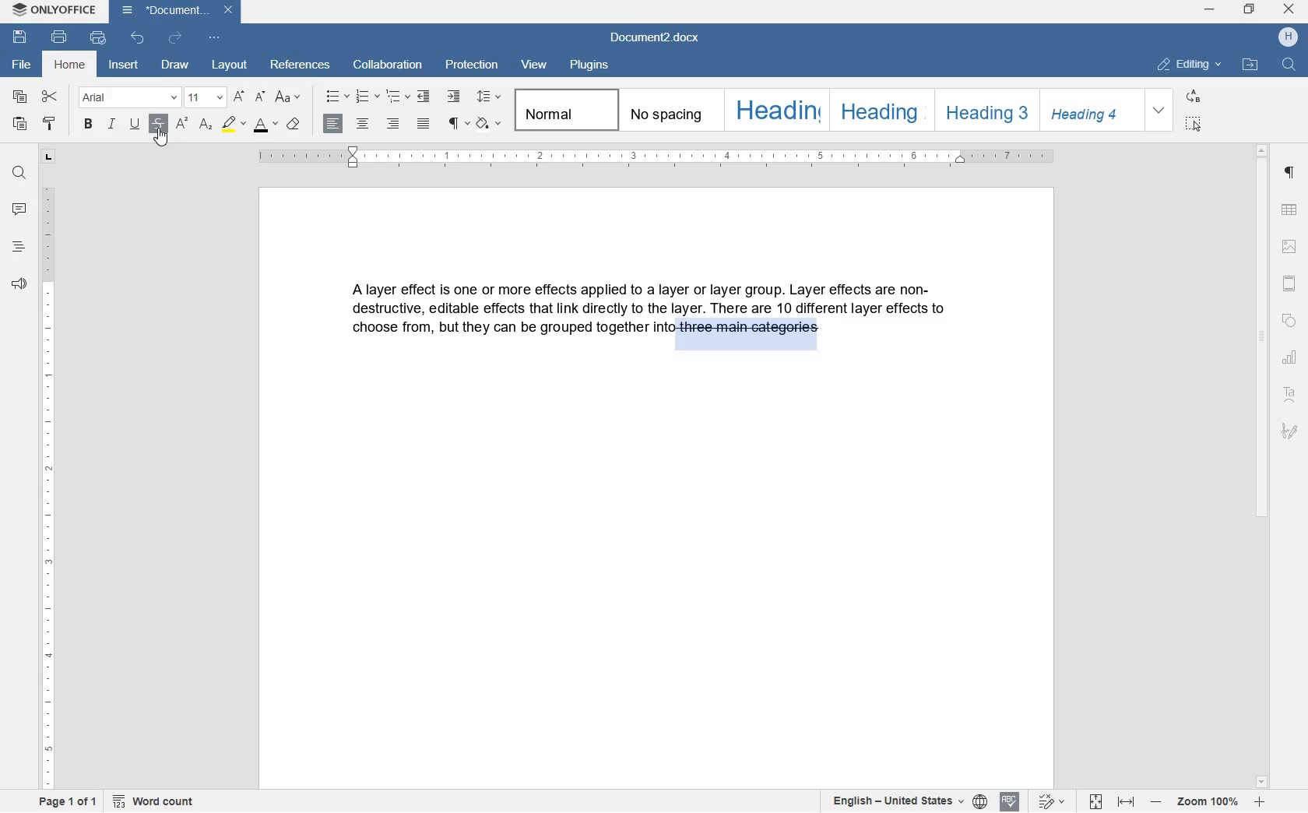 The width and height of the screenshot is (1308, 813). I want to click on view, so click(537, 64).